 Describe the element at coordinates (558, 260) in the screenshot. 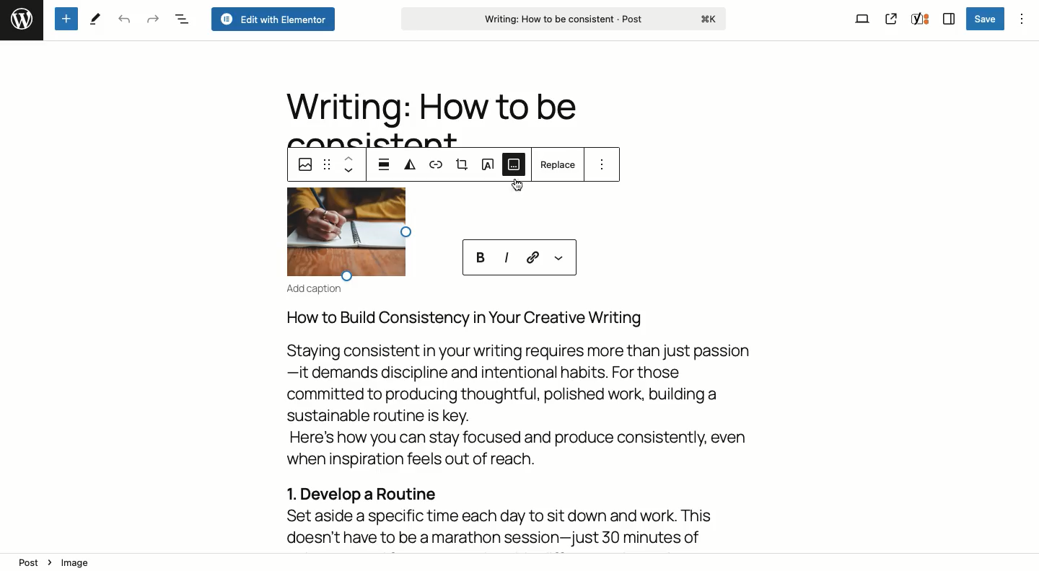

I see `More` at that location.